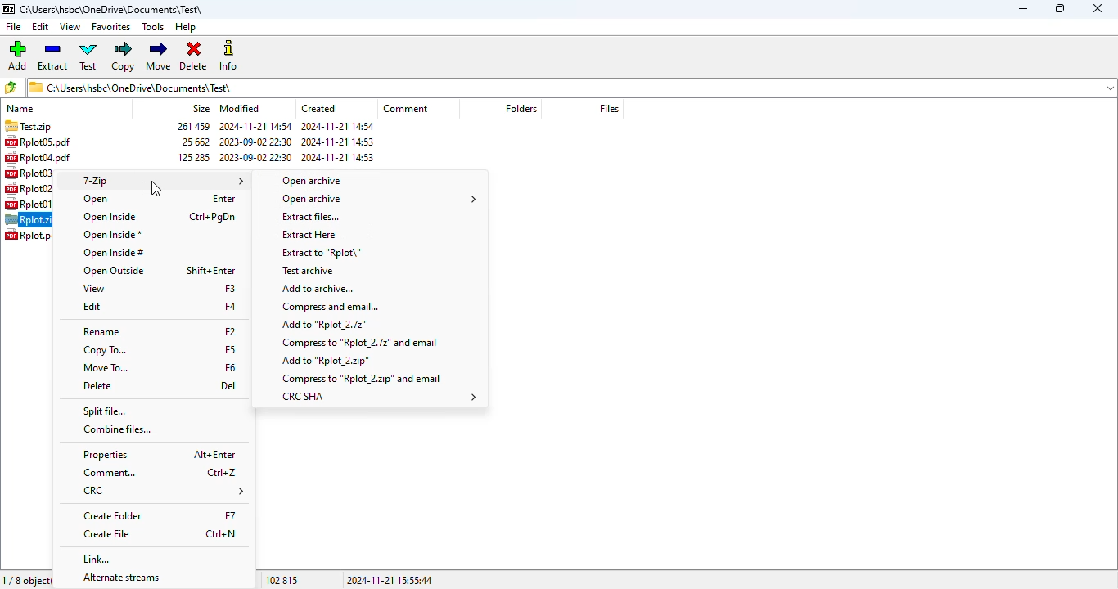  Describe the element at coordinates (222, 472) in the screenshot. I see `shortcut for comment` at that location.